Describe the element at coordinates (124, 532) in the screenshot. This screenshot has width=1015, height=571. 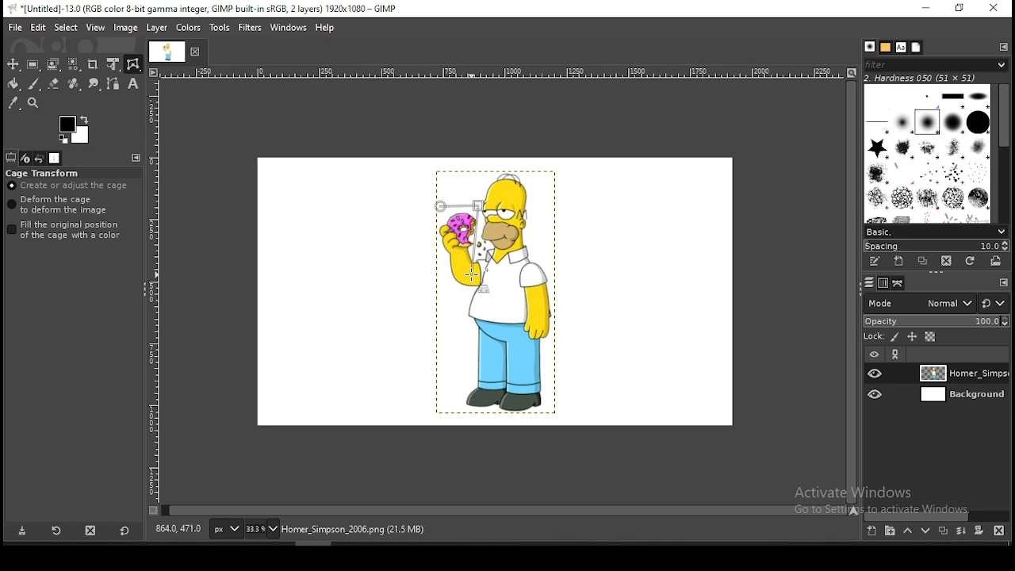
I see `reset` at that location.